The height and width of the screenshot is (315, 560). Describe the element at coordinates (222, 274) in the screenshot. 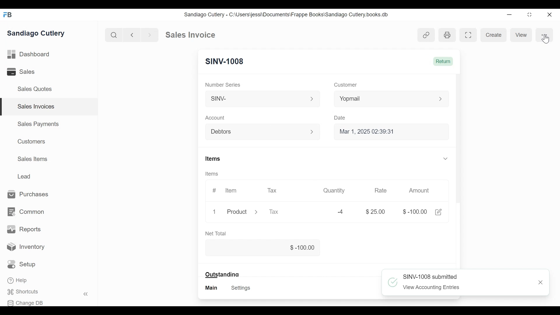

I see `Outstanding` at that location.